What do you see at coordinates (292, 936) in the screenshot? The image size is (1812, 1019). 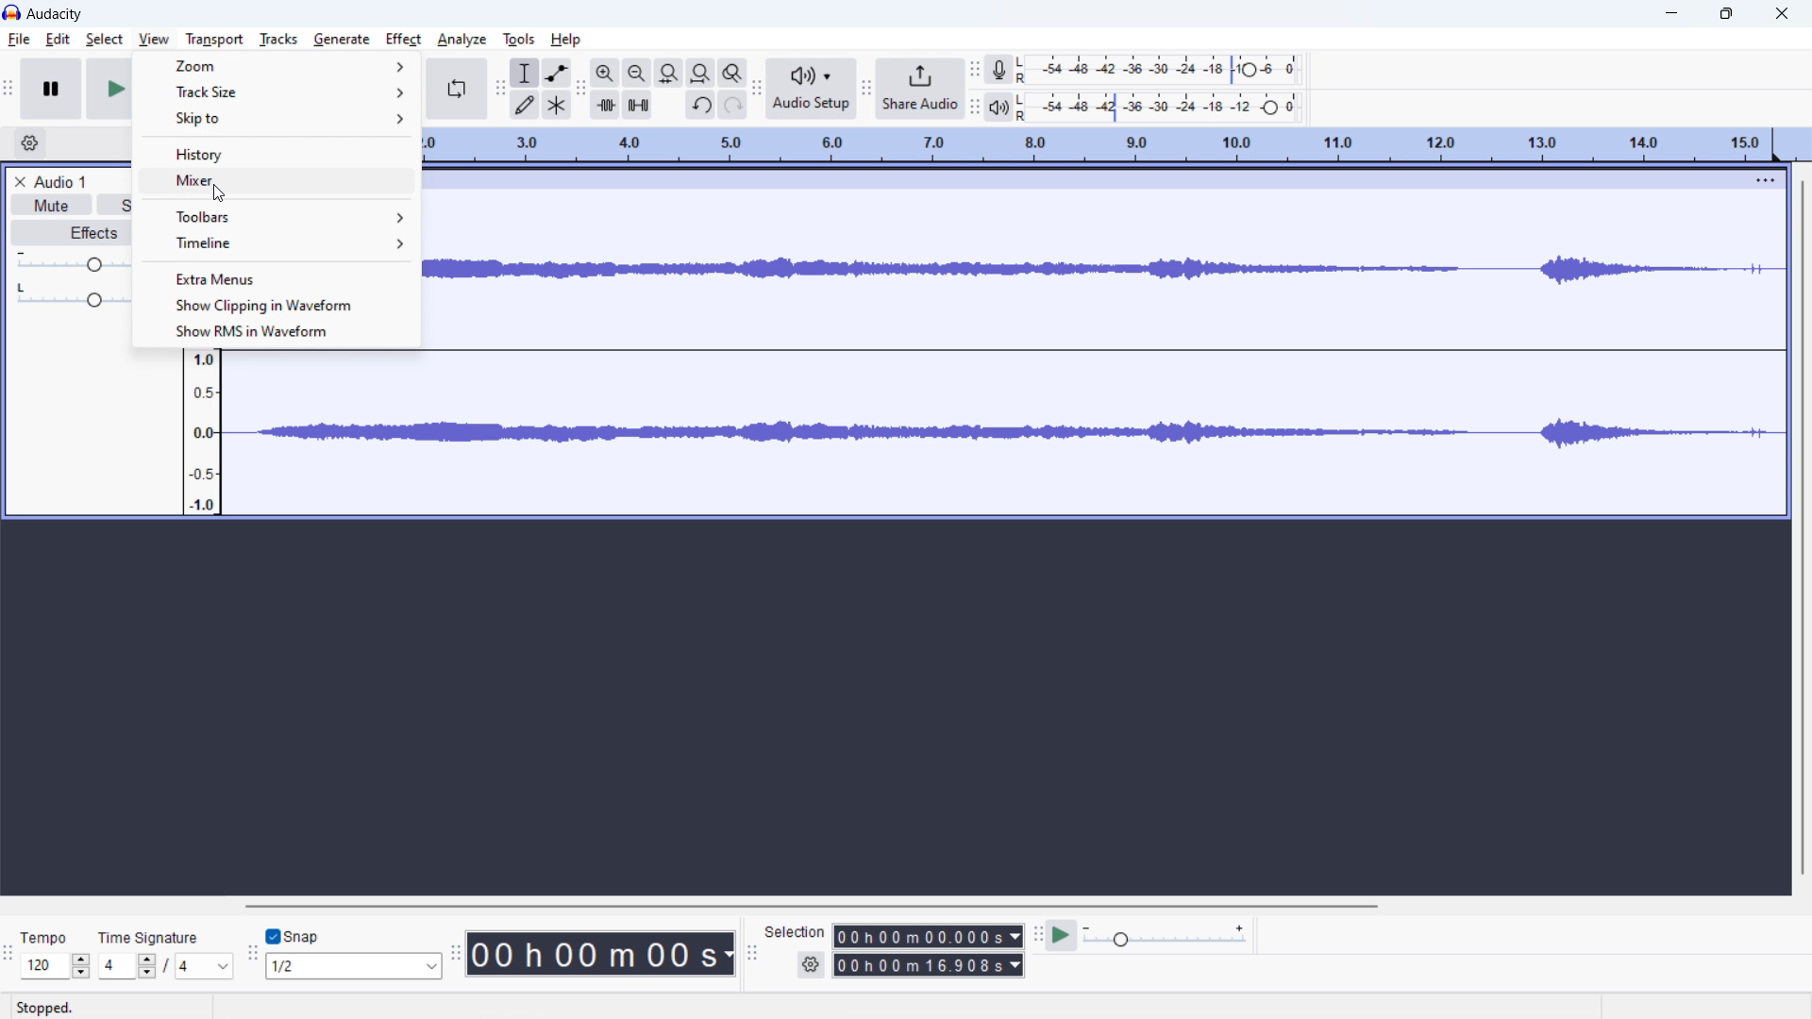 I see `toggle snap` at bounding box center [292, 936].